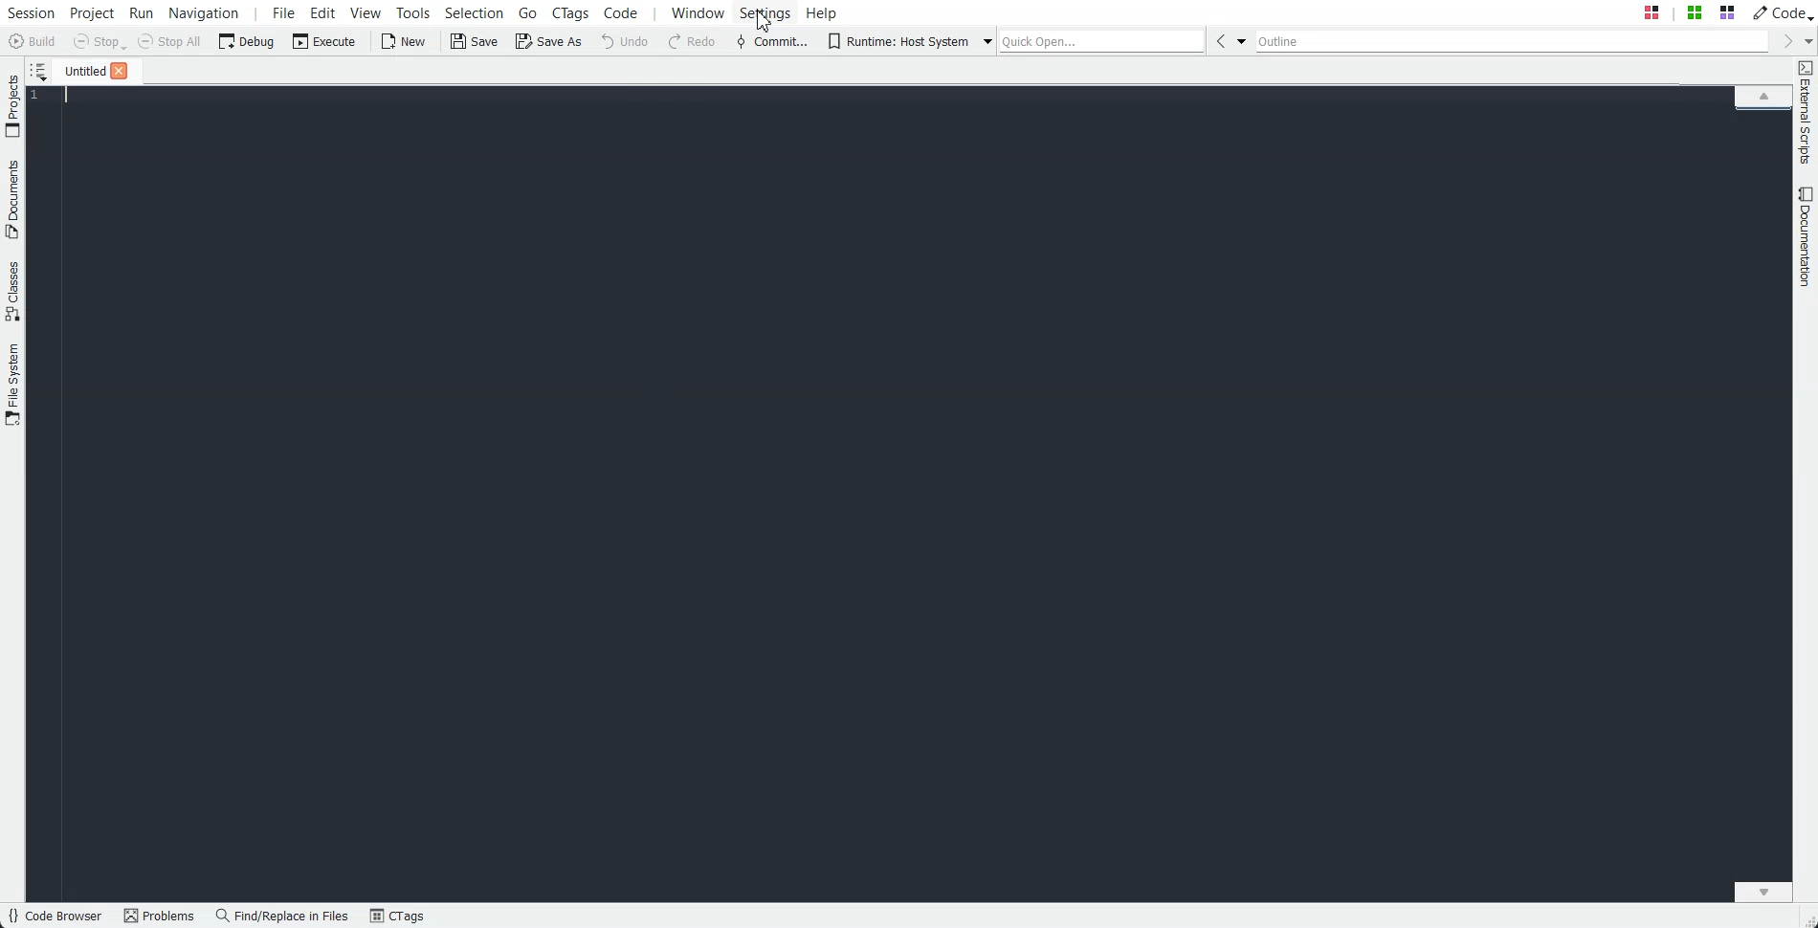  I want to click on Documents, so click(12, 199).